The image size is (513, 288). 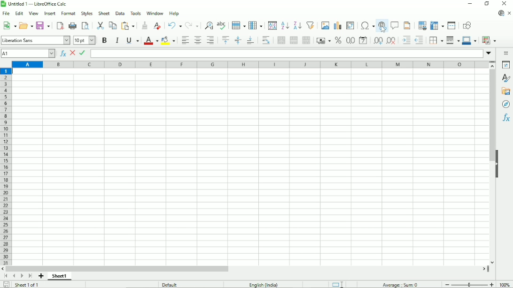 I want to click on Horizontal scrollbar, so click(x=117, y=268).